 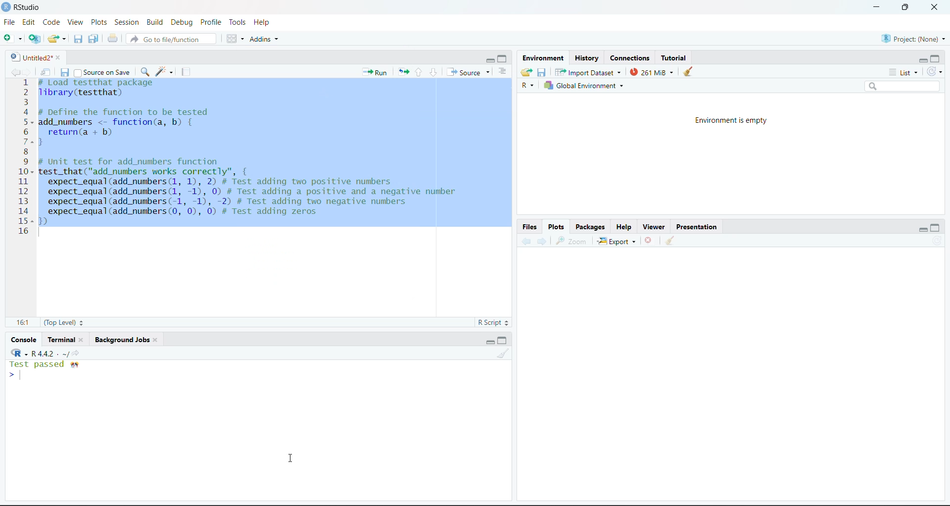 I want to click on Source on save, so click(x=102, y=73).